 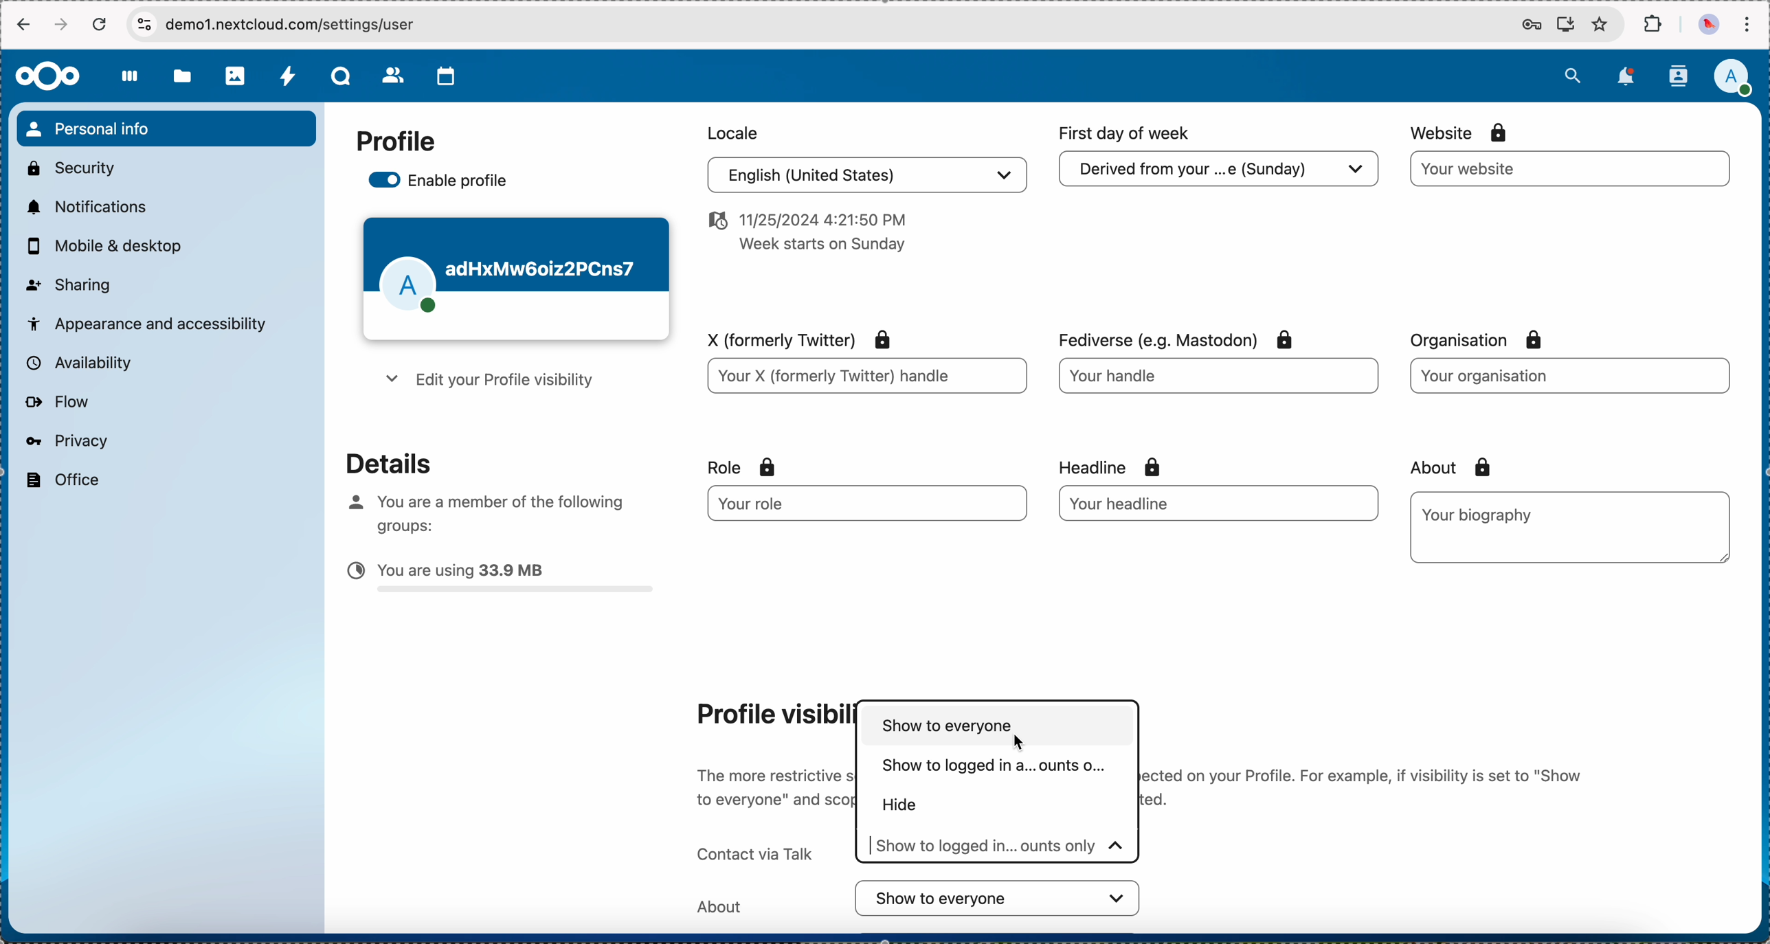 What do you see at coordinates (131, 84) in the screenshot?
I see `dashboard` at bounding box center [131, 84].